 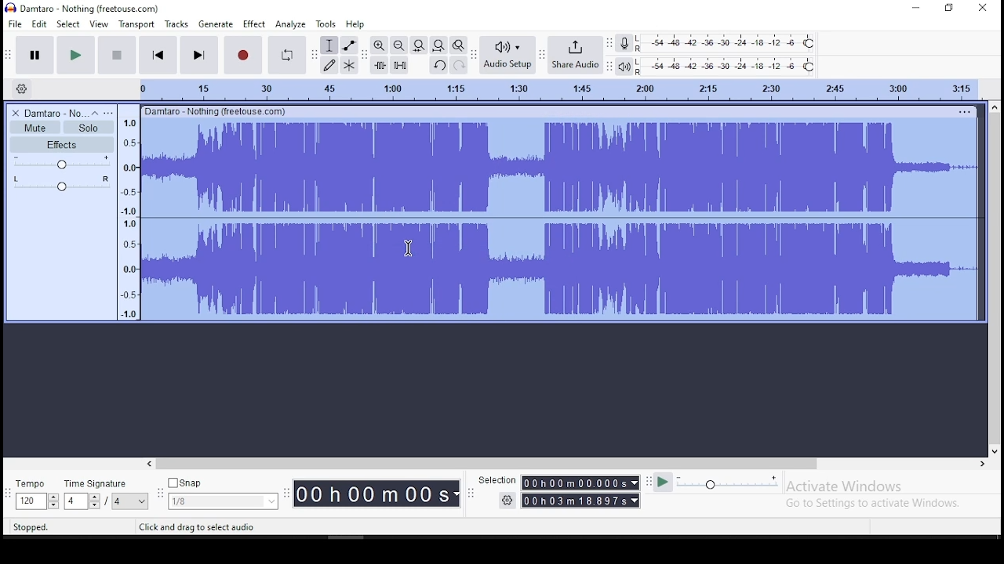 What do you see at coordinates (550, 89) in the screenshot?
I see `timeline` at bounding box center [550, 89].